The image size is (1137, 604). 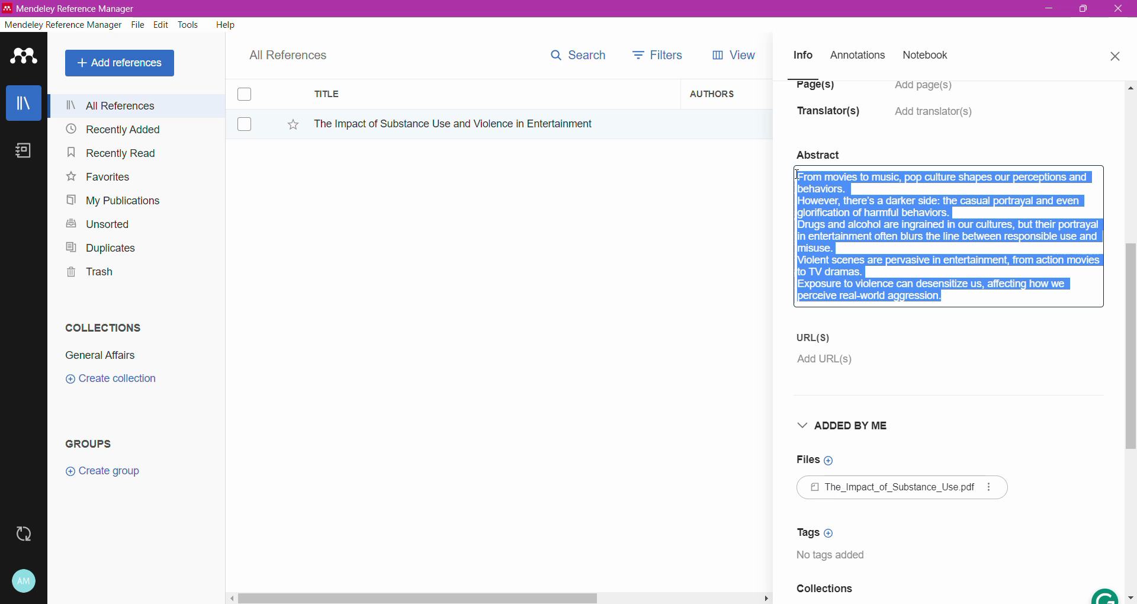 What do you see at coordinates (111, 381) in the screenshot?
I see `Click to Create Collection` at bounding box center [111, 381].